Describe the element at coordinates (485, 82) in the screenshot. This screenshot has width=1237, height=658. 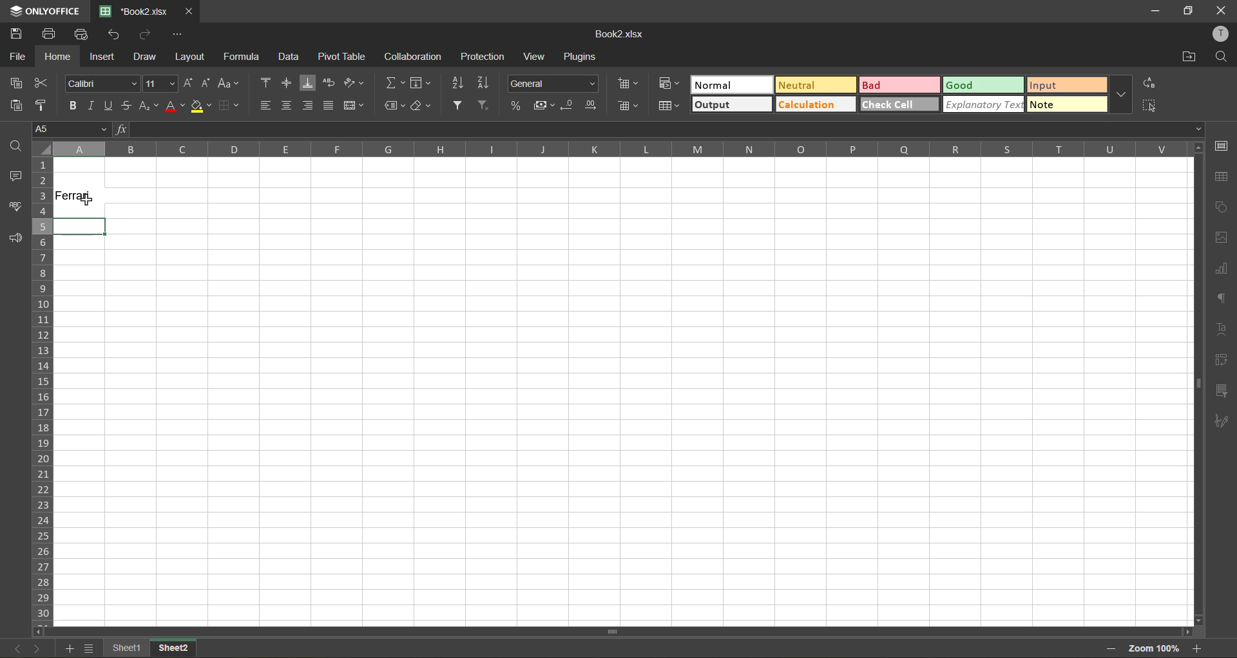
I see `sort descending` at that location.